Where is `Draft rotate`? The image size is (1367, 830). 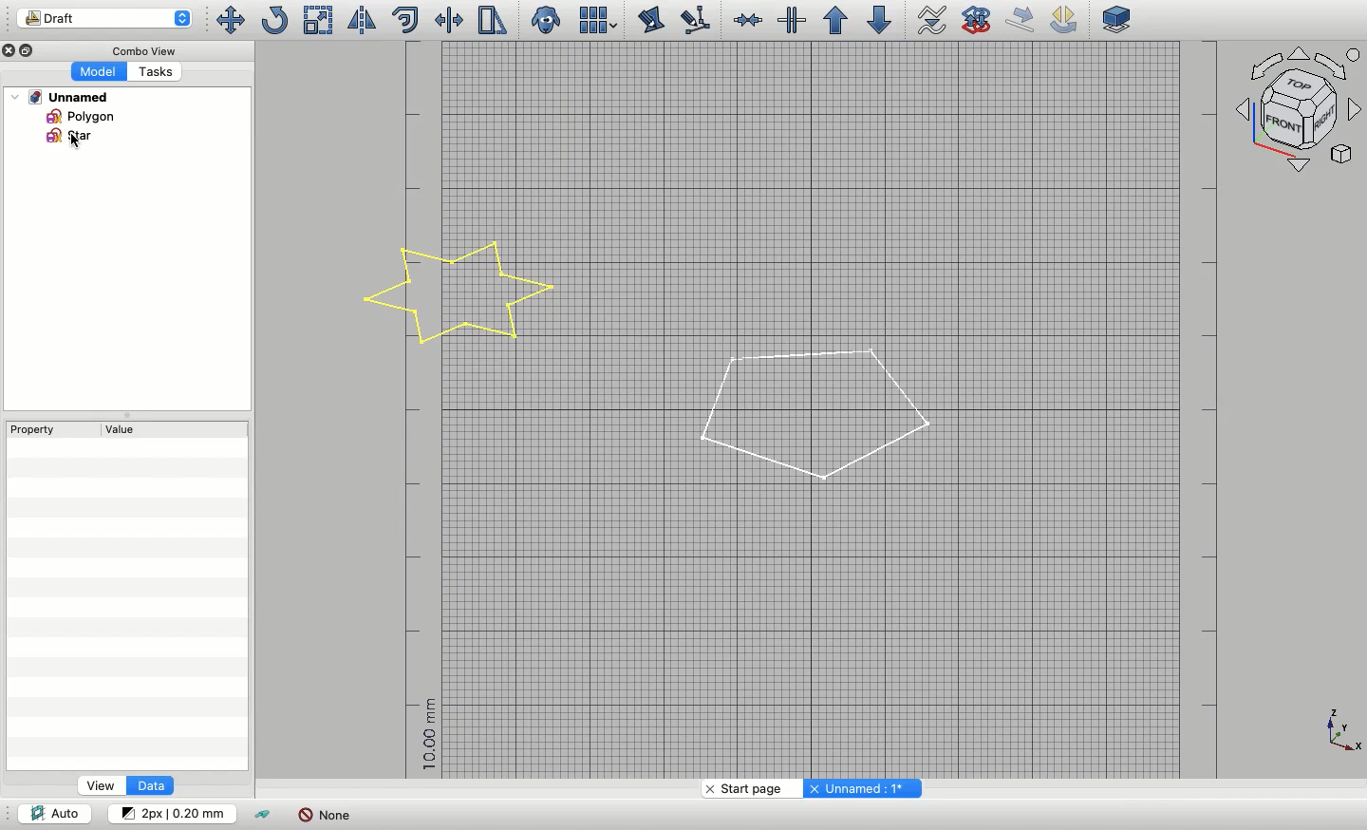 Draft rotate is located at coordinates (1064, 21).